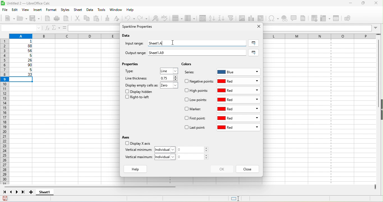  What do you see at coordinates (195, 119) in the screenshot?
I see `first point` at bounding box center [195, 119].